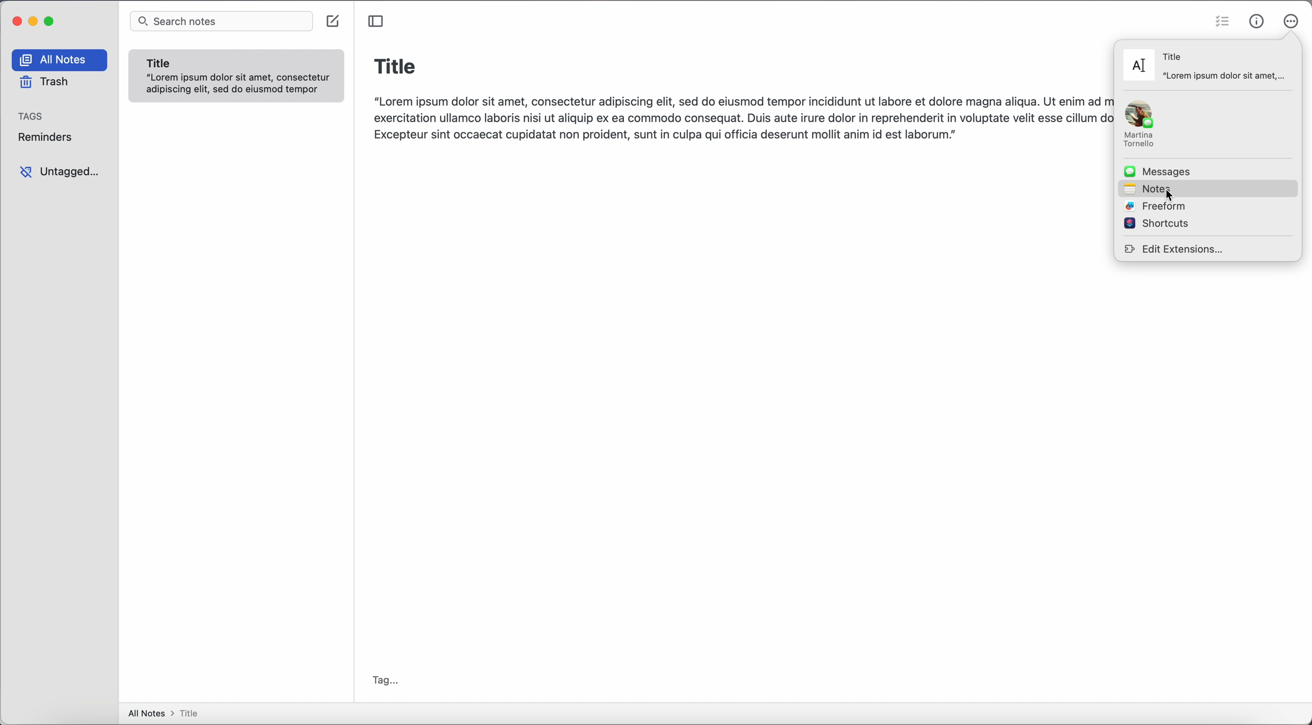 The height and width of the screenshot is (725, 1312). Describe the element at coordinates (222, 22) in the screenshot. I see `search bar` at that location.